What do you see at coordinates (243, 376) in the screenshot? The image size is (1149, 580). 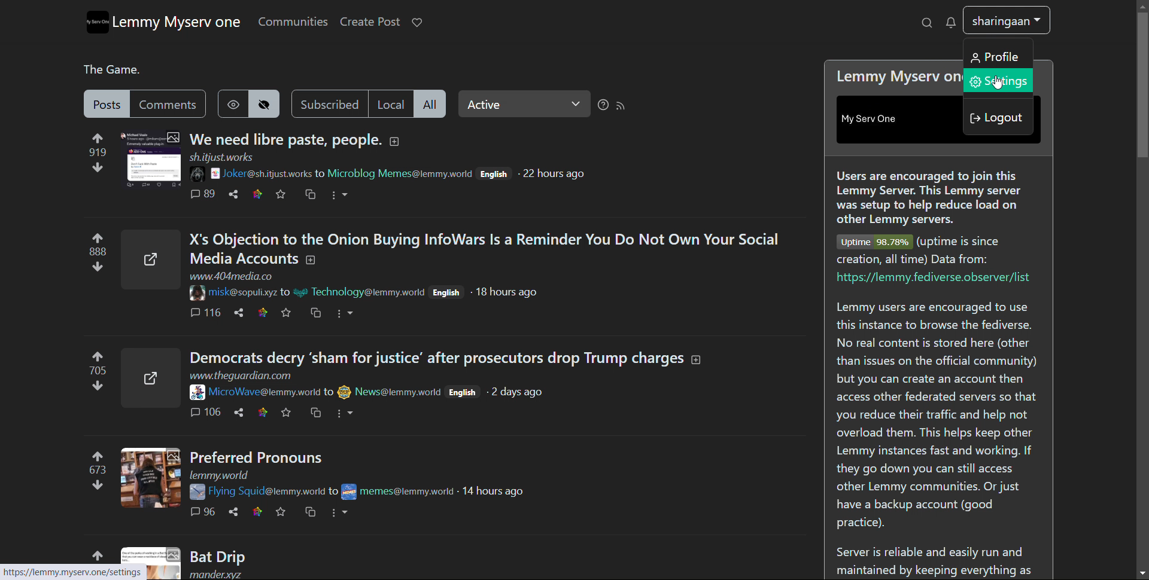 I see `URL` at bounding box center [243, 376].